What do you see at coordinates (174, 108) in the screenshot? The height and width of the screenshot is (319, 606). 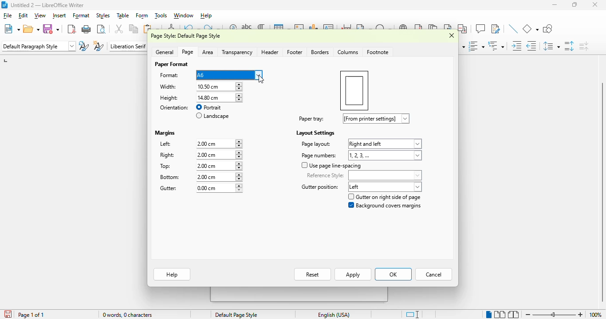 I see `orientation` at bounding box center [174, 108].